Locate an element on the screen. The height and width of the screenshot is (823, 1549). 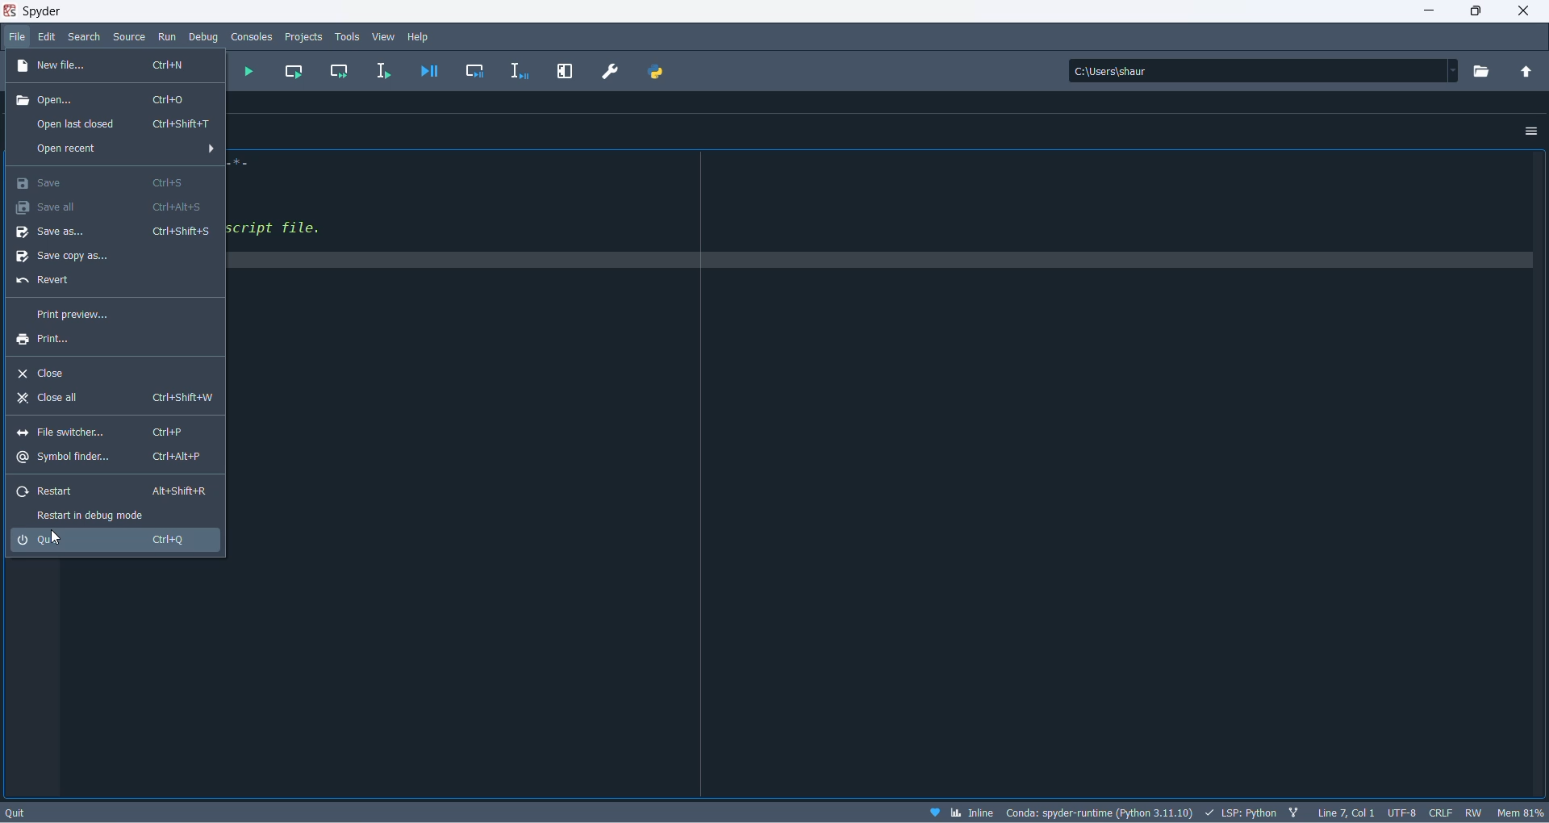
run selection is located at coordinates (384, 73).